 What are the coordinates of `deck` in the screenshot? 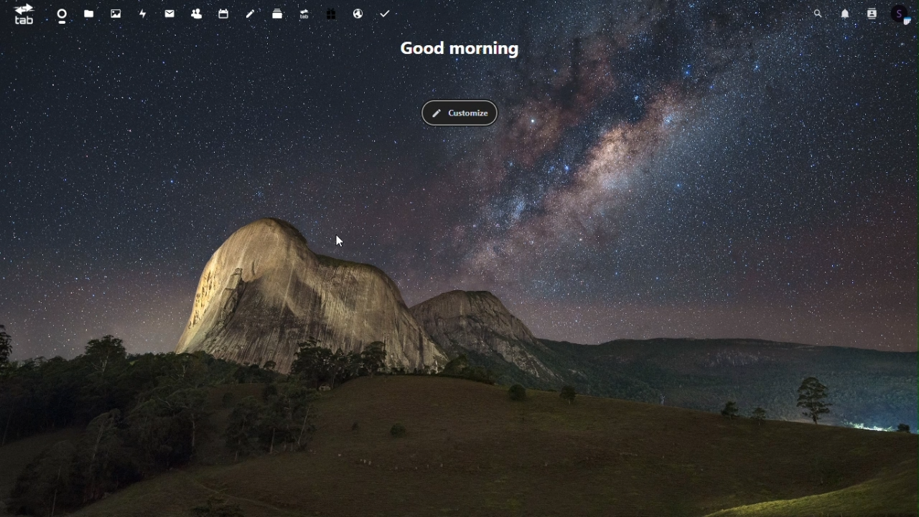 It's located at (277, 16).